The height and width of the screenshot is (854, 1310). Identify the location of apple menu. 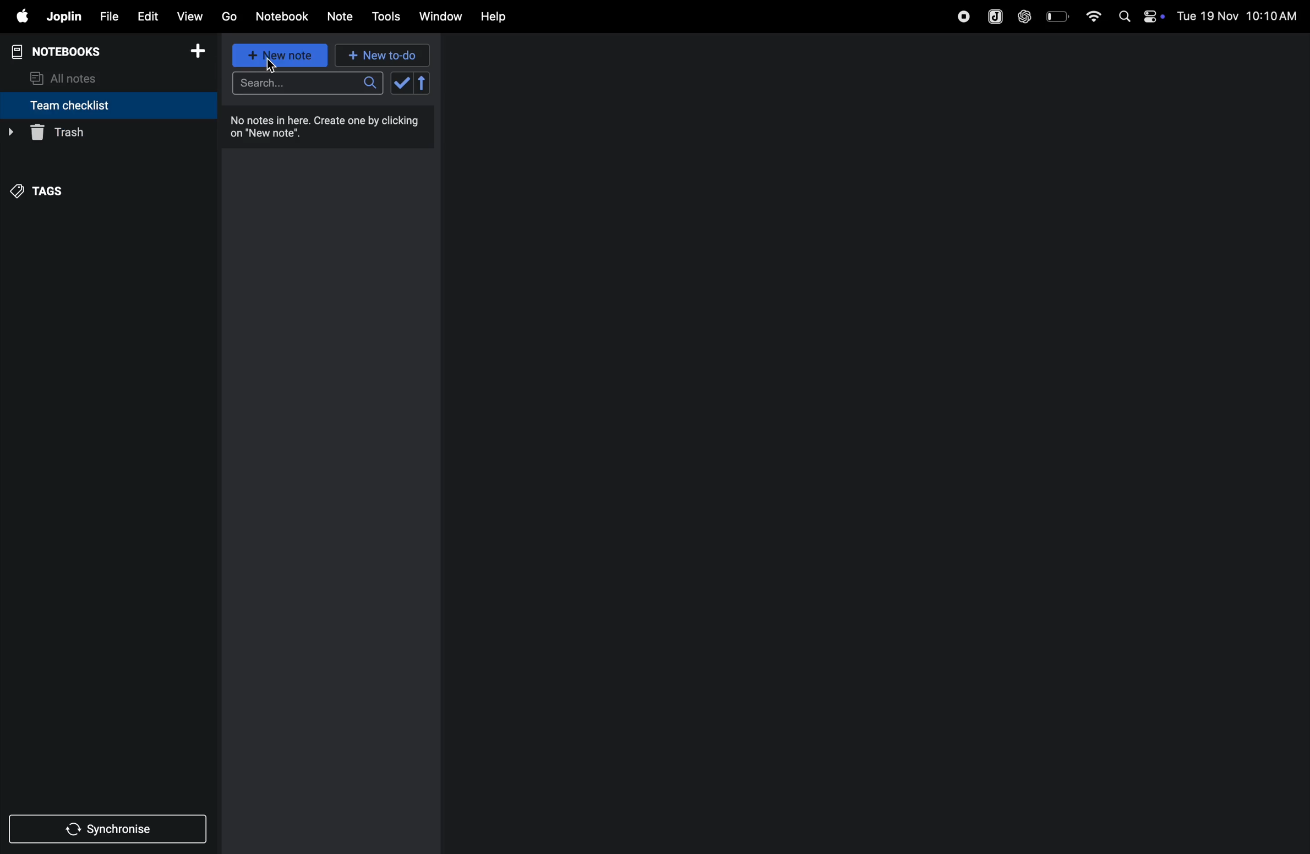
(21, 17).